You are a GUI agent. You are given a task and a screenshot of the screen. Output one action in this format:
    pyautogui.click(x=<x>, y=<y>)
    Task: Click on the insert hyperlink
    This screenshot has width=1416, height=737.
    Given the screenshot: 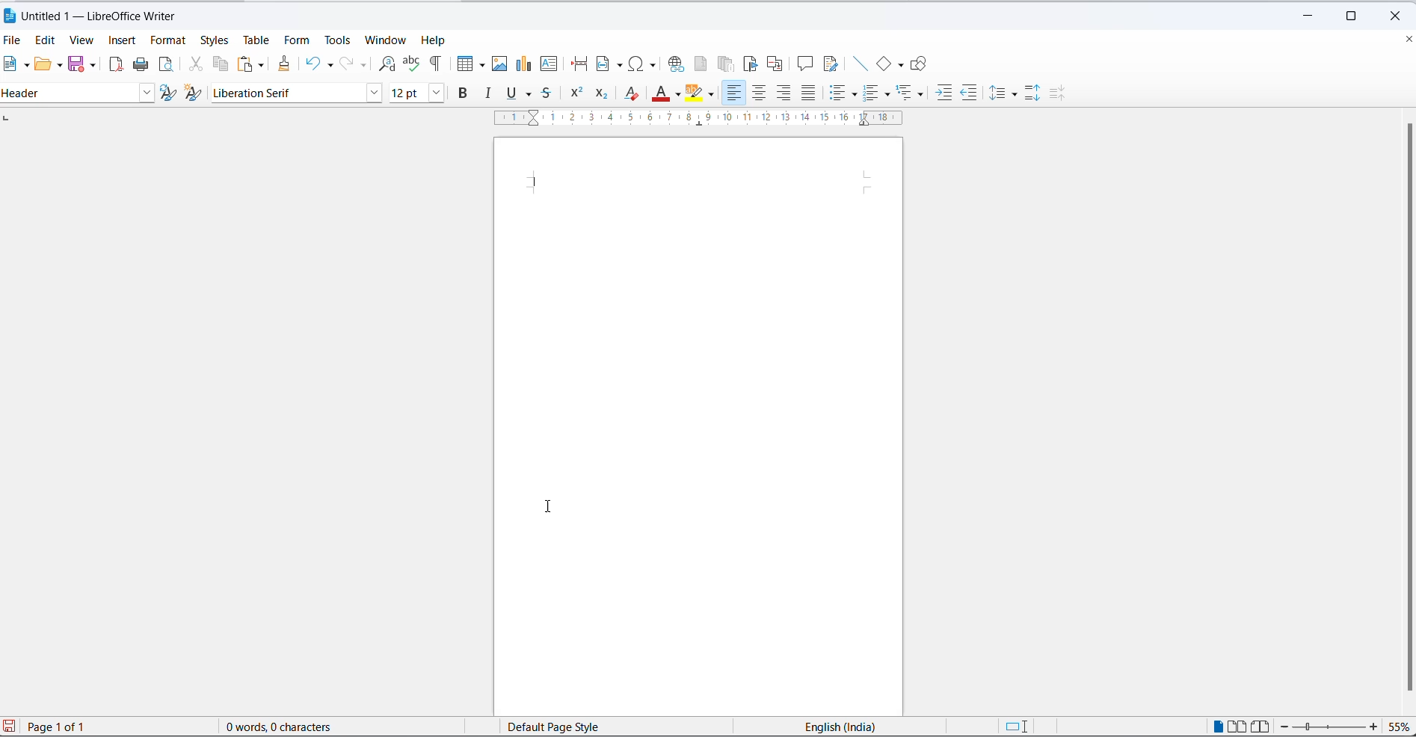 What is the action you would take?
    pyautogui.click(x=677, y=64)
    